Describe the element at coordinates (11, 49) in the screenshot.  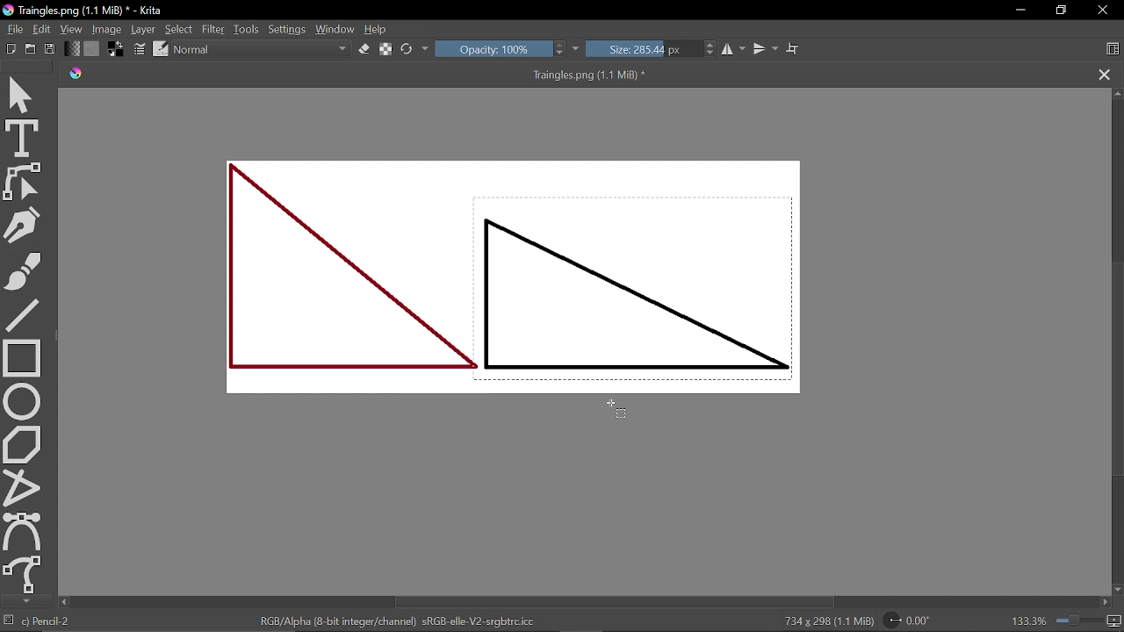
I see `Open new document` at that location.